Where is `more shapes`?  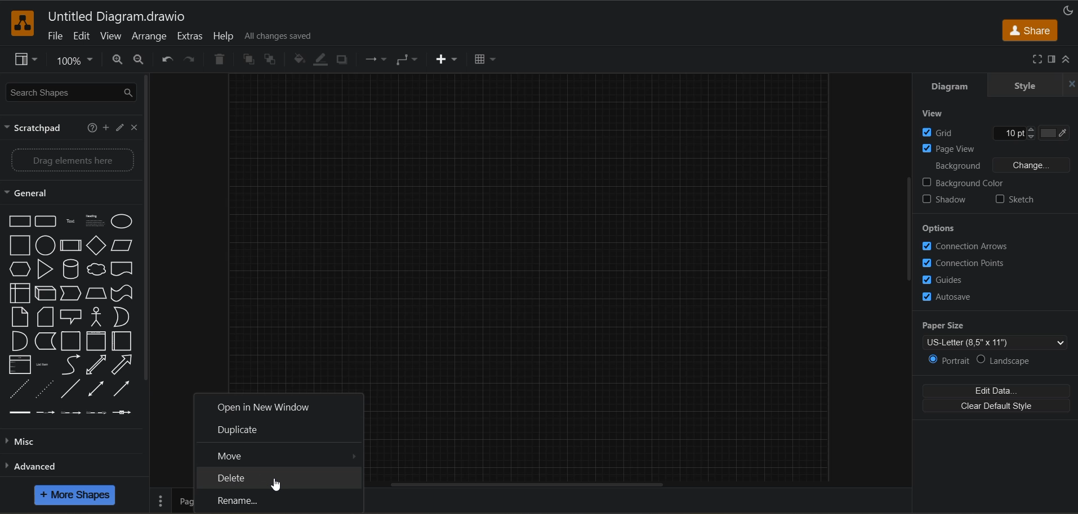
more shapes is located at coordinates (75, 494).